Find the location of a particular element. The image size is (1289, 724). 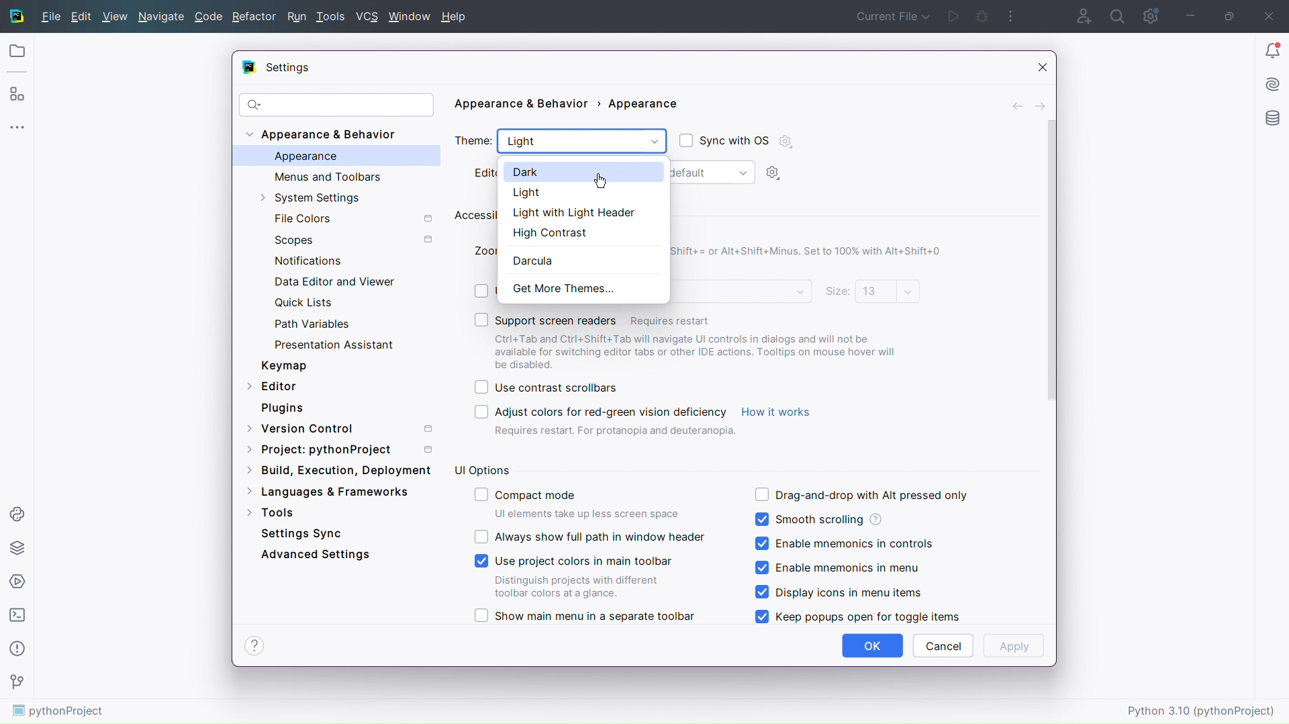

Help is located at coordinates (254, 645).